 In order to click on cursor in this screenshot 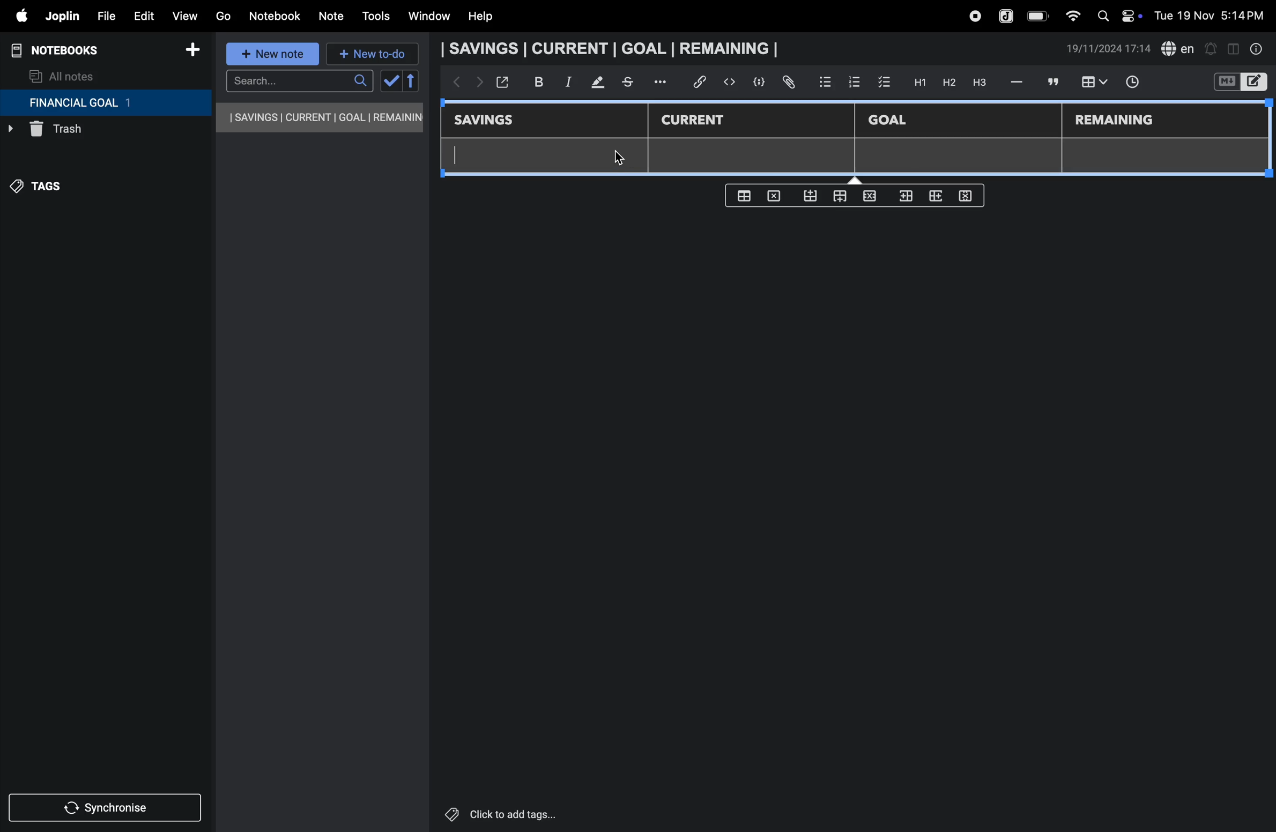, I will do `click(462, 158)`.